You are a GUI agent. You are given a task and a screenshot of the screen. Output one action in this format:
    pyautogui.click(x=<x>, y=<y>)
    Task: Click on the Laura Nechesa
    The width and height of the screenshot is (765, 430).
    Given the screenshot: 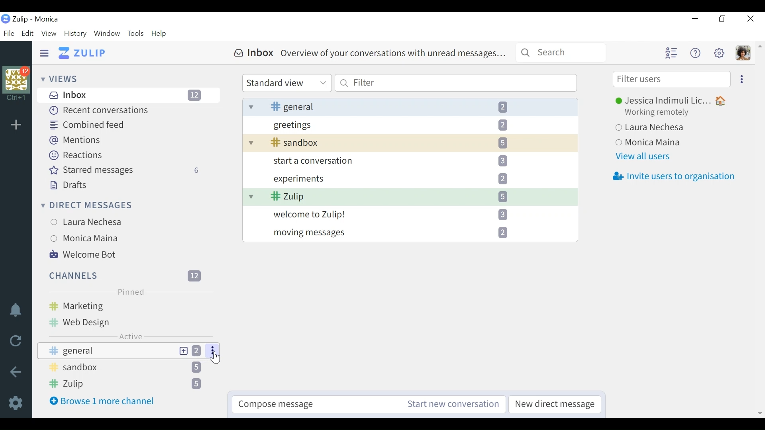 What is the action you would take?
    pyautogui.click(x=671, y=129)
    